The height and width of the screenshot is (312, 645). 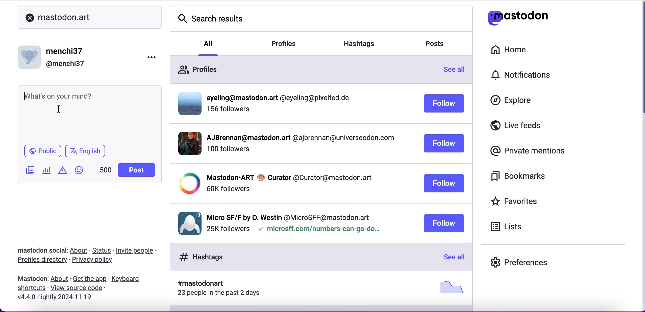 I want to click on profiles directory, so click(x=40, y=260).